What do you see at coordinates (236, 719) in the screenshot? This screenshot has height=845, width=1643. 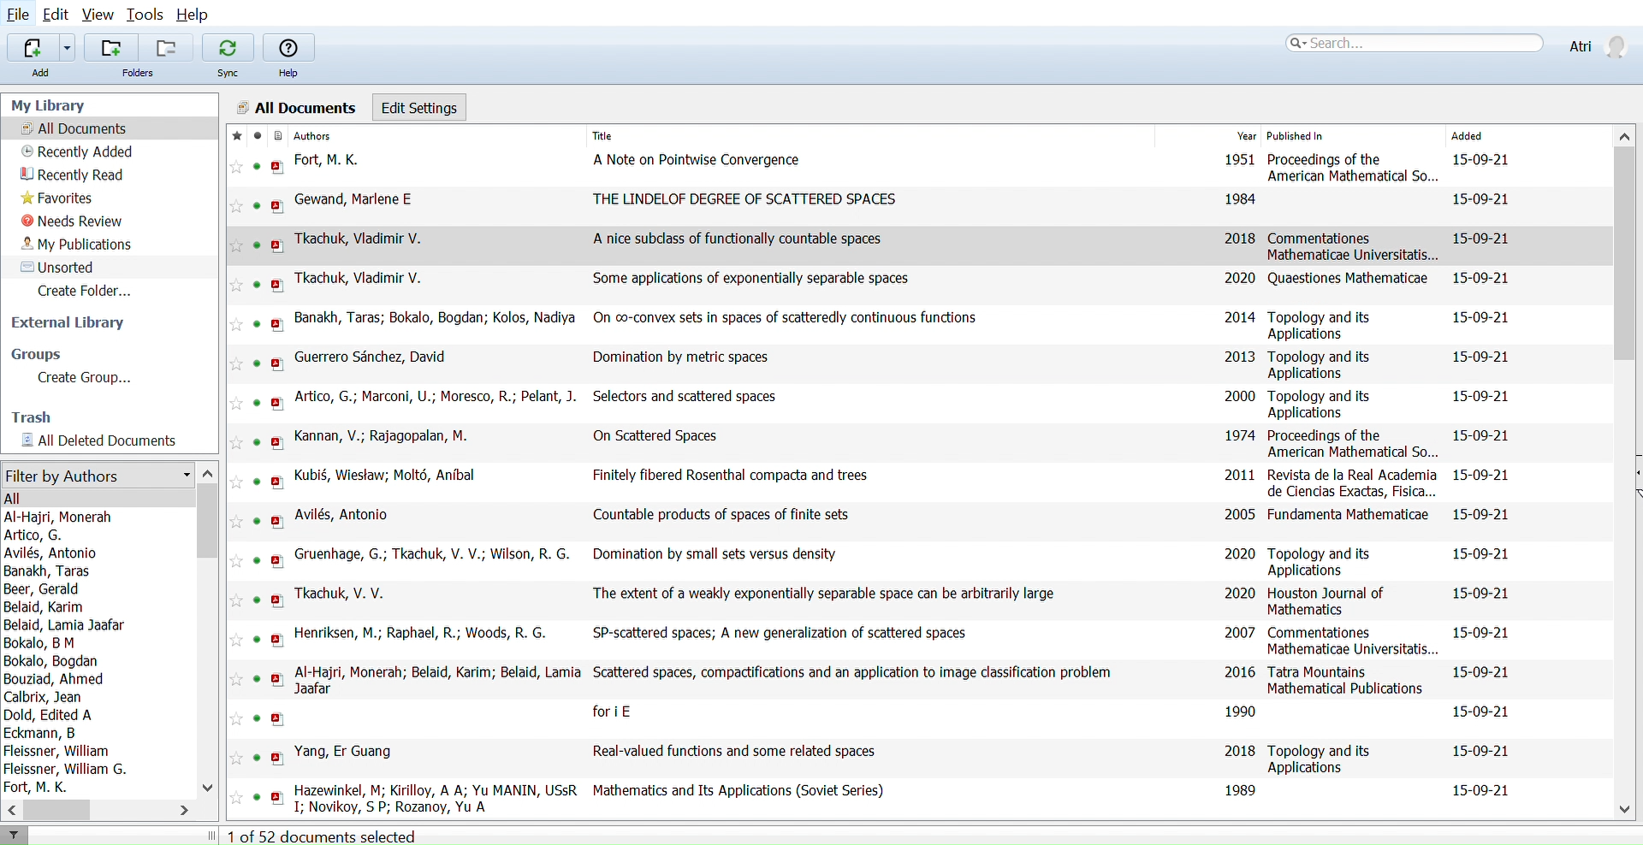 I see `Add this reference to favorites` at bounding box center [236, 719].